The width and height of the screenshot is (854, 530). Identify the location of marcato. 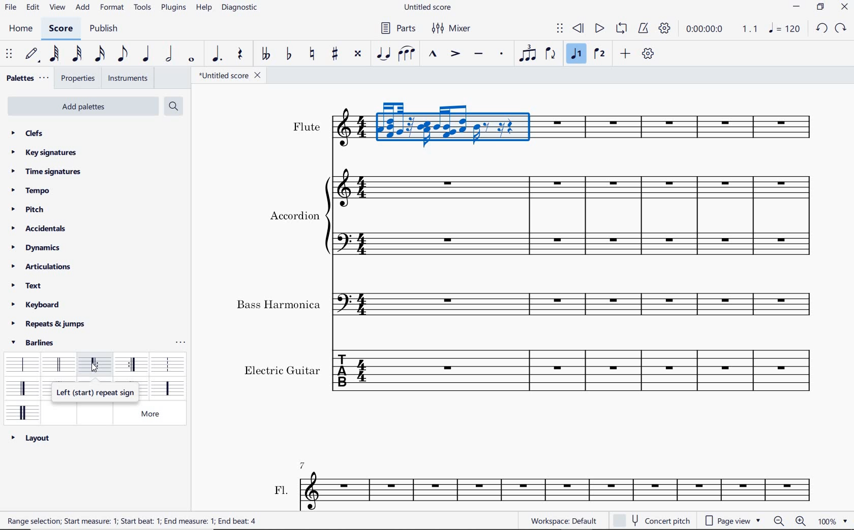
(432, 54).